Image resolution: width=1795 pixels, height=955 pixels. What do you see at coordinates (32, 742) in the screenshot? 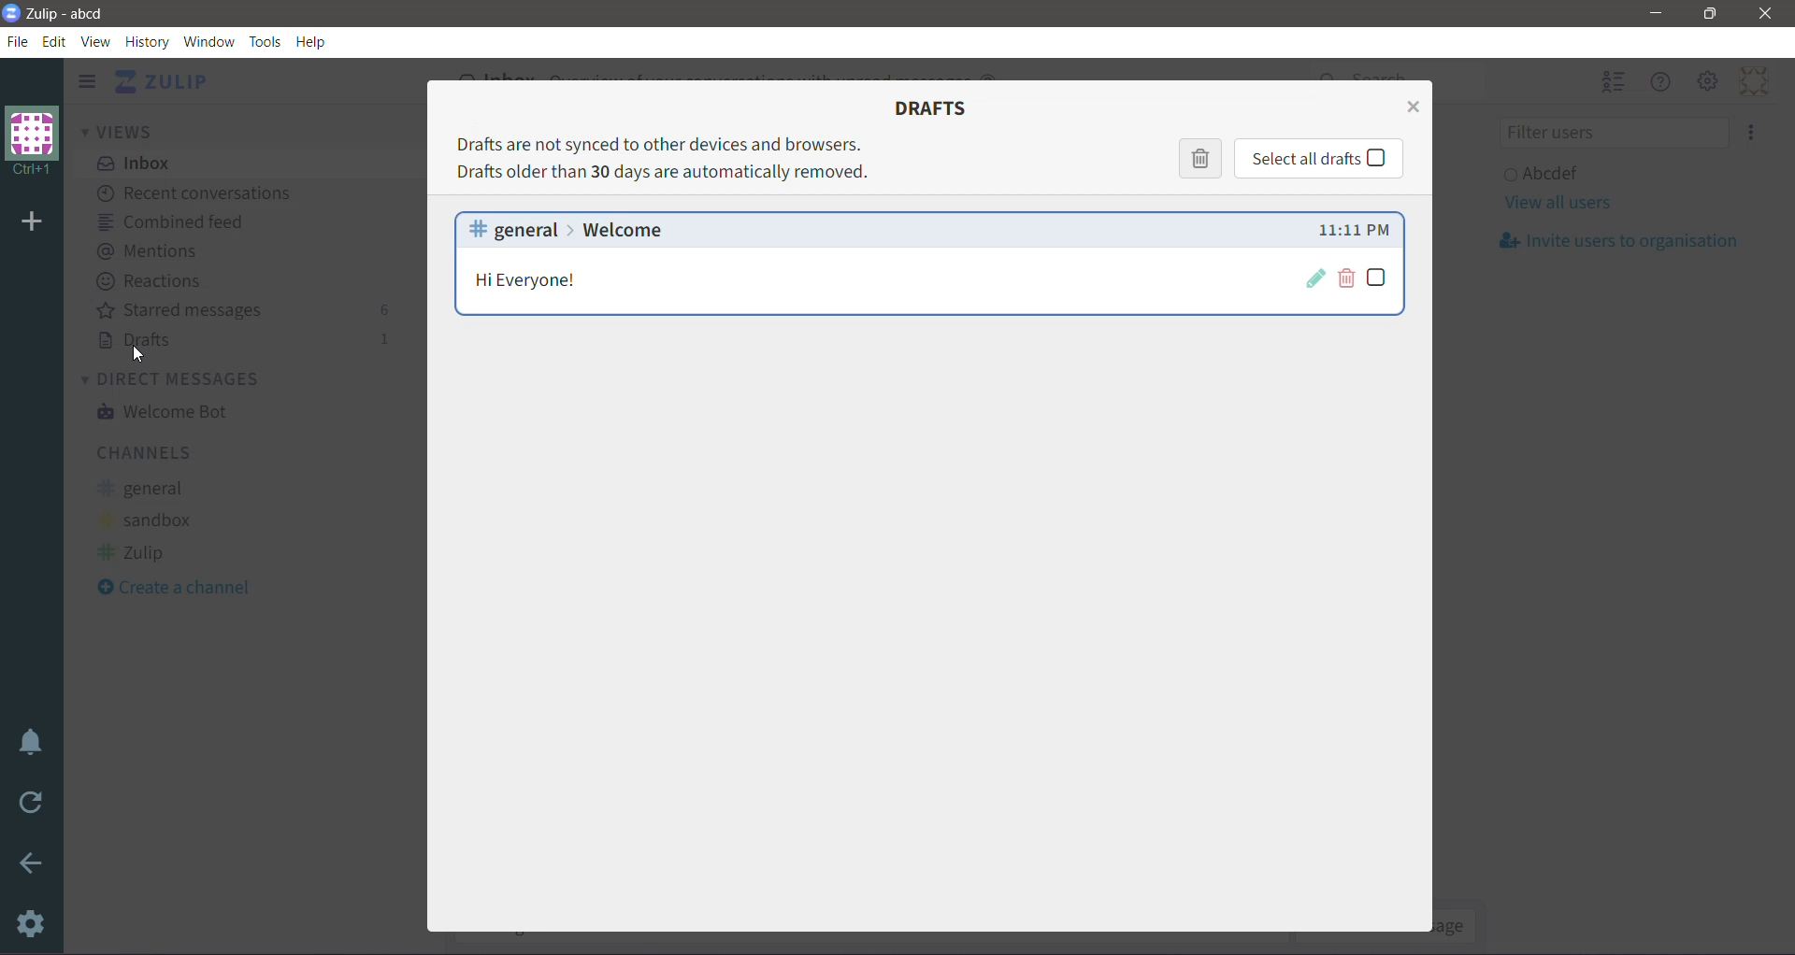
I see `Enable Do Not Disturb` at bounding box center [32, 742].